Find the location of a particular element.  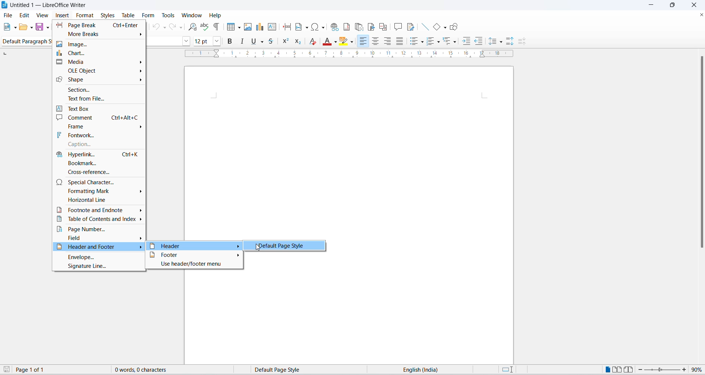

media is located at coordinates (98, 63).